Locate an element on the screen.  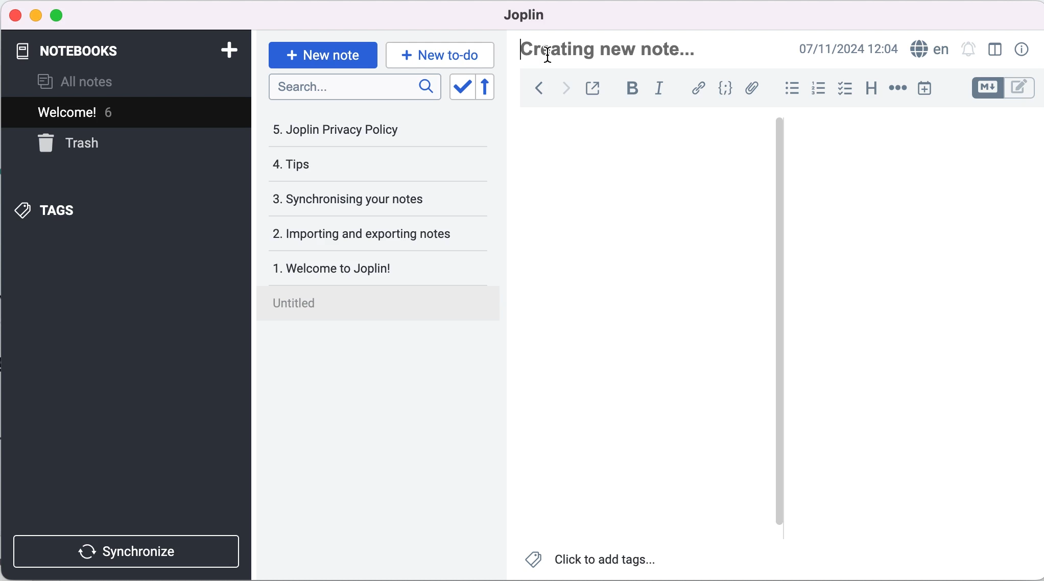
back is located at coordinates (536, 88).